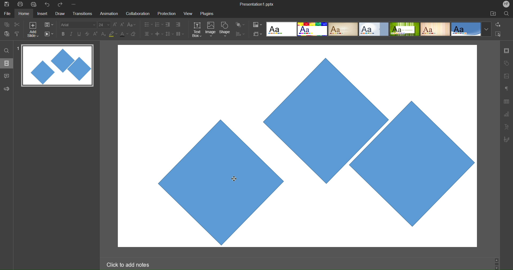 Image resolution: width=513 pixels, height=270 pixels. Describe the element at coordinates (113, 34) in the screenshot. I see `Highlight` at that location.